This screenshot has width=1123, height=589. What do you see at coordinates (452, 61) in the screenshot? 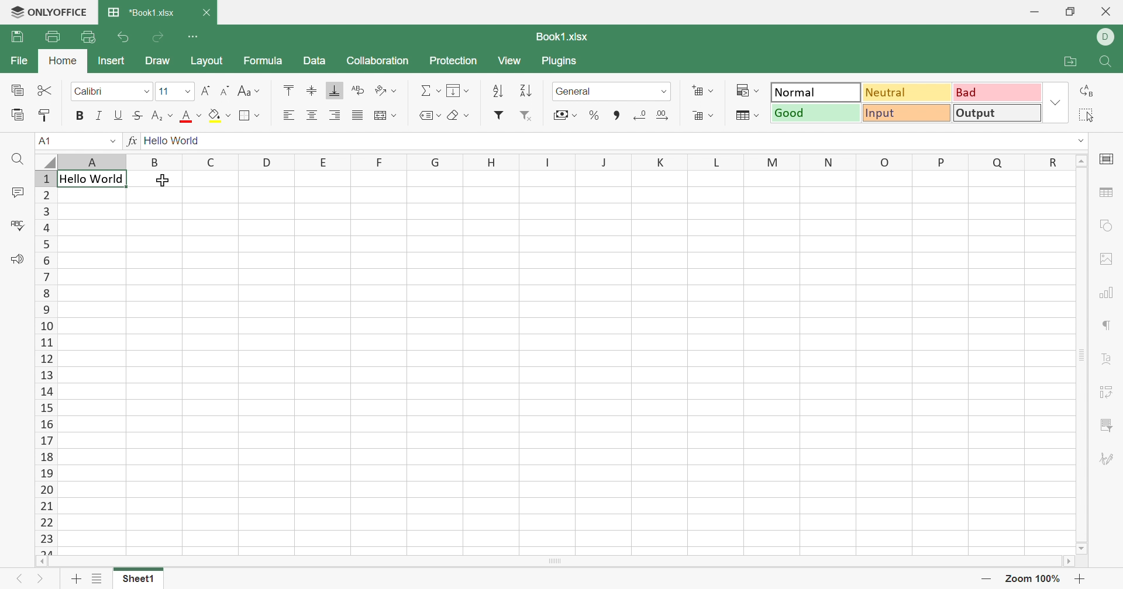
I see `Protection` at bounding box center [452, 61].